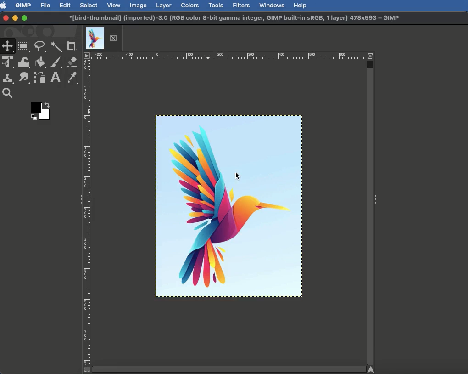 The image size is (468, 374). I want to click on View, so click(114, 5).